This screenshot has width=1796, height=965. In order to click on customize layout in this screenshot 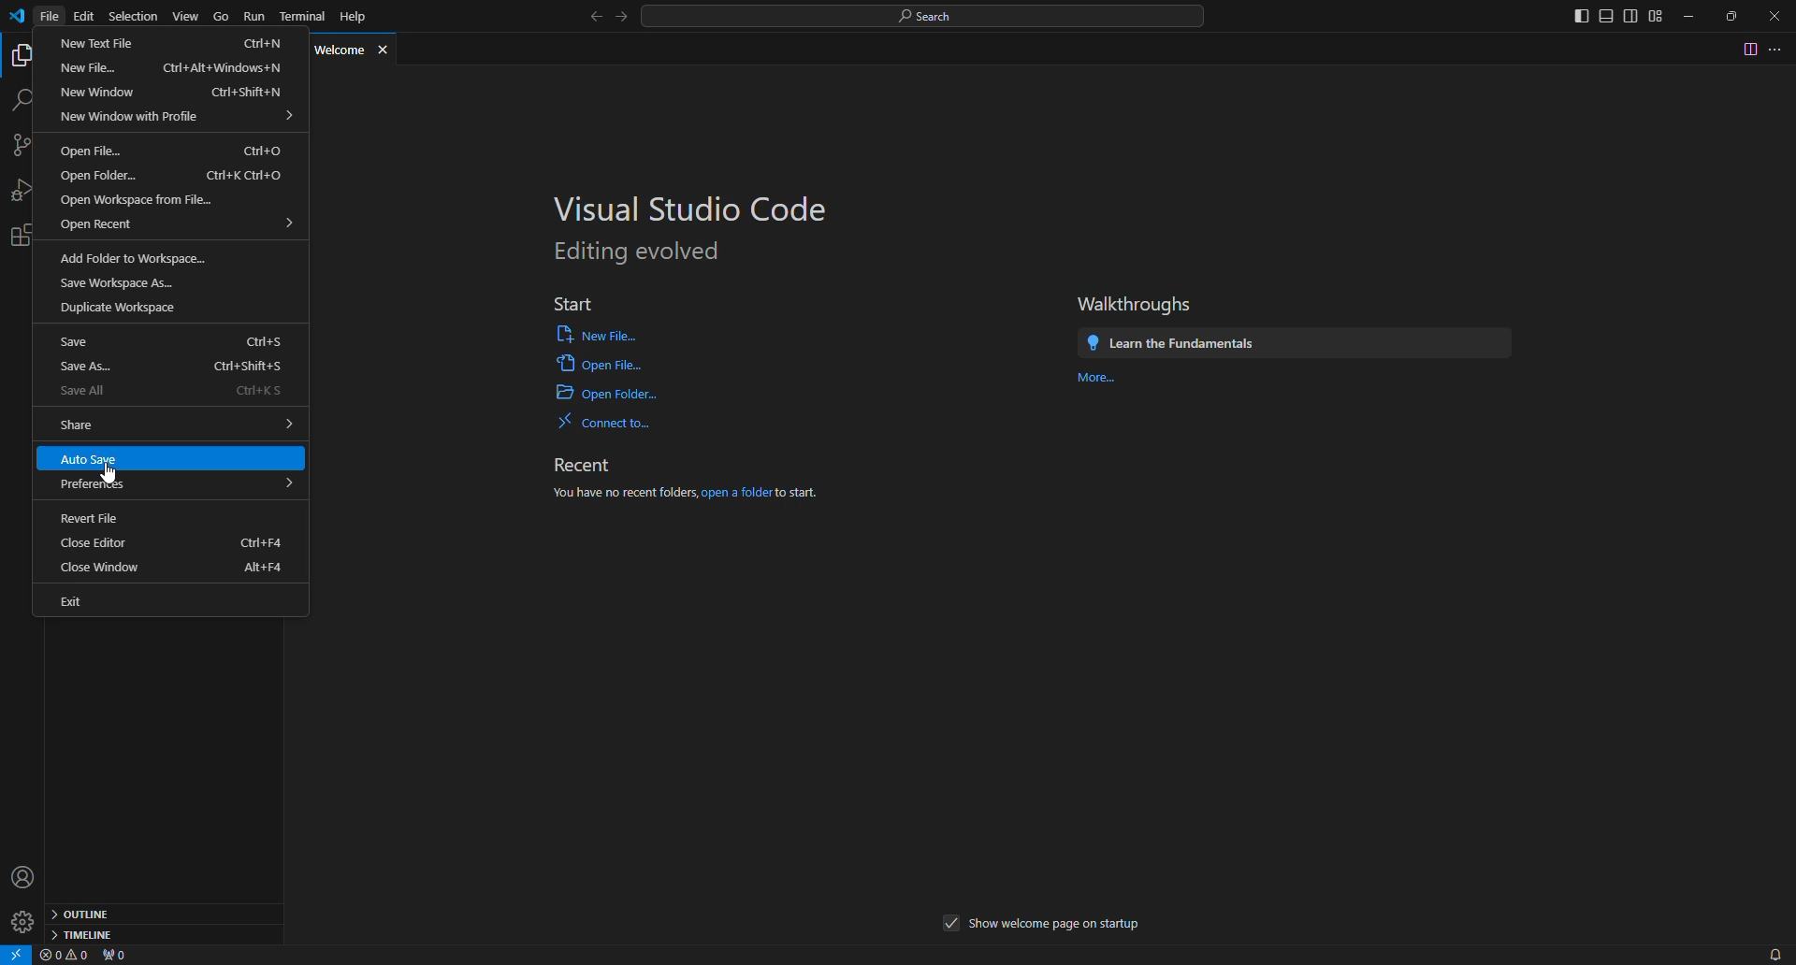, I will do `click(1658, 15)`.